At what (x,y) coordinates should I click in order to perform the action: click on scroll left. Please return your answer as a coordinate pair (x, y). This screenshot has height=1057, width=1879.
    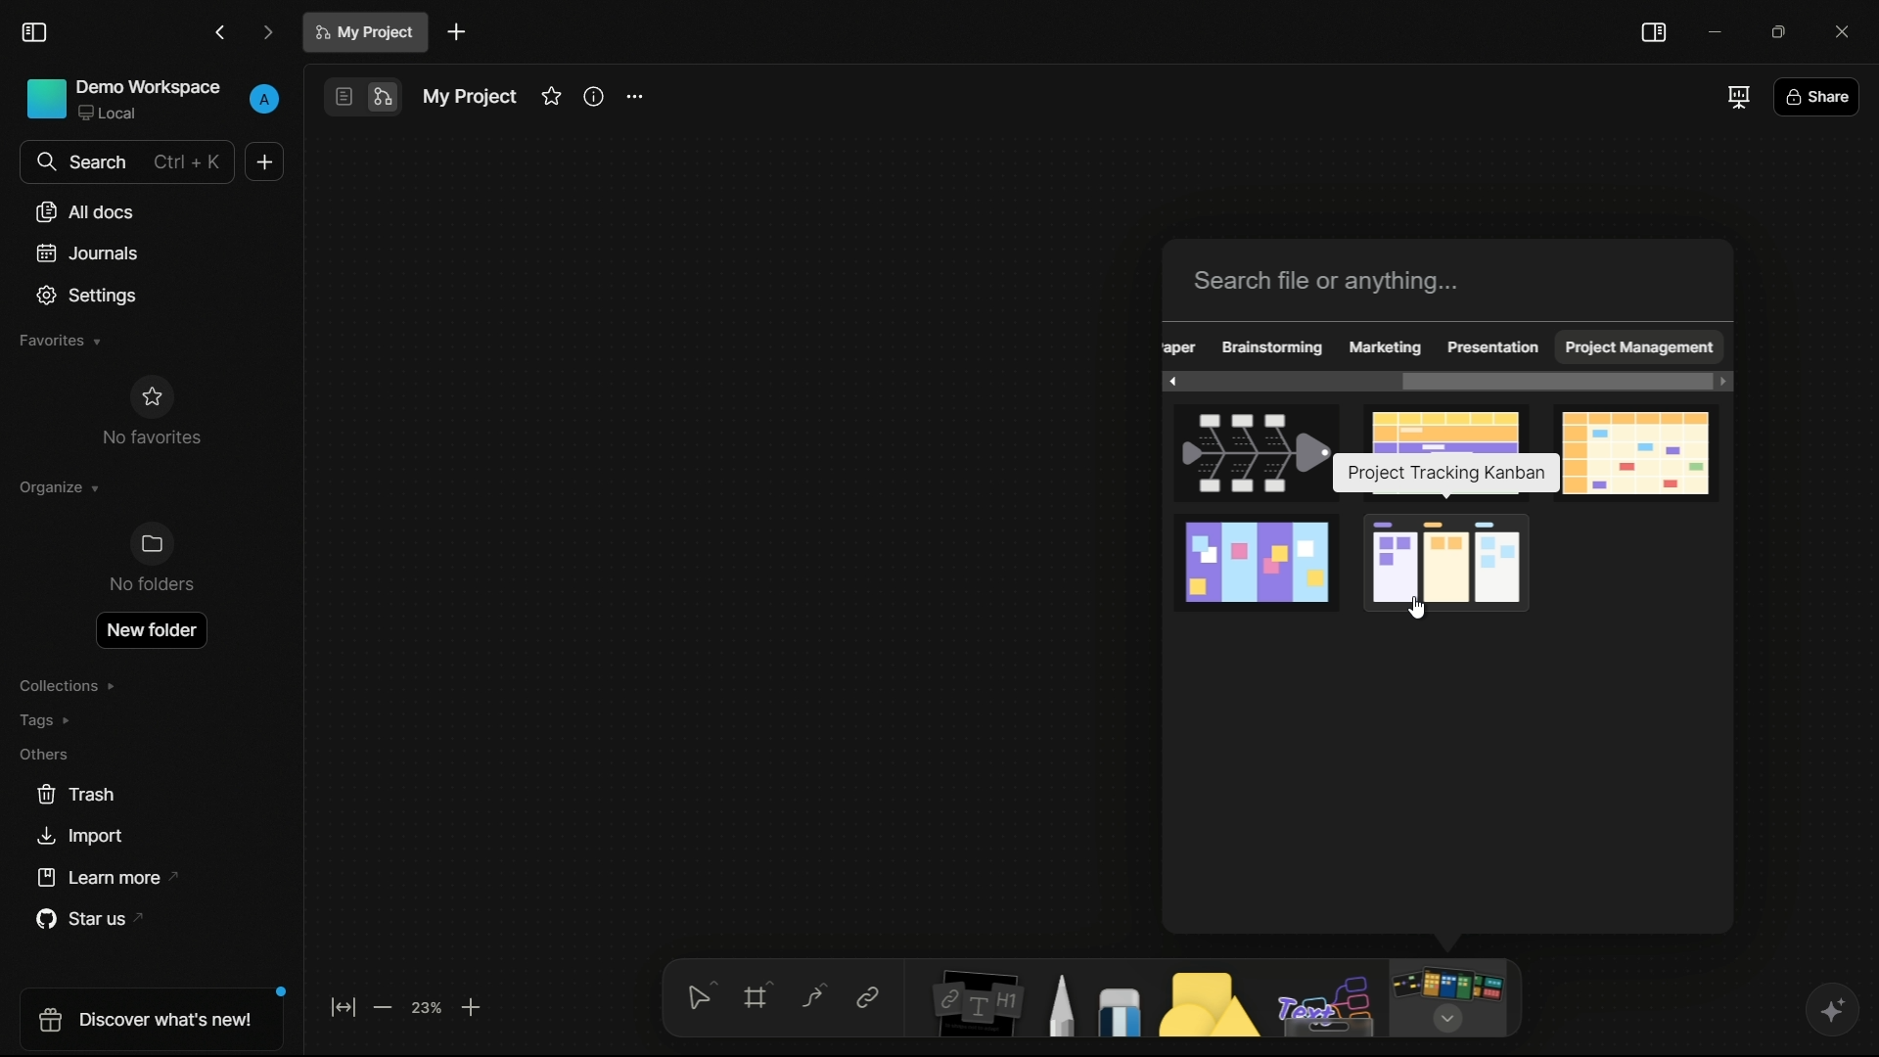
    Looking at the image, I should click on (1168, 382).